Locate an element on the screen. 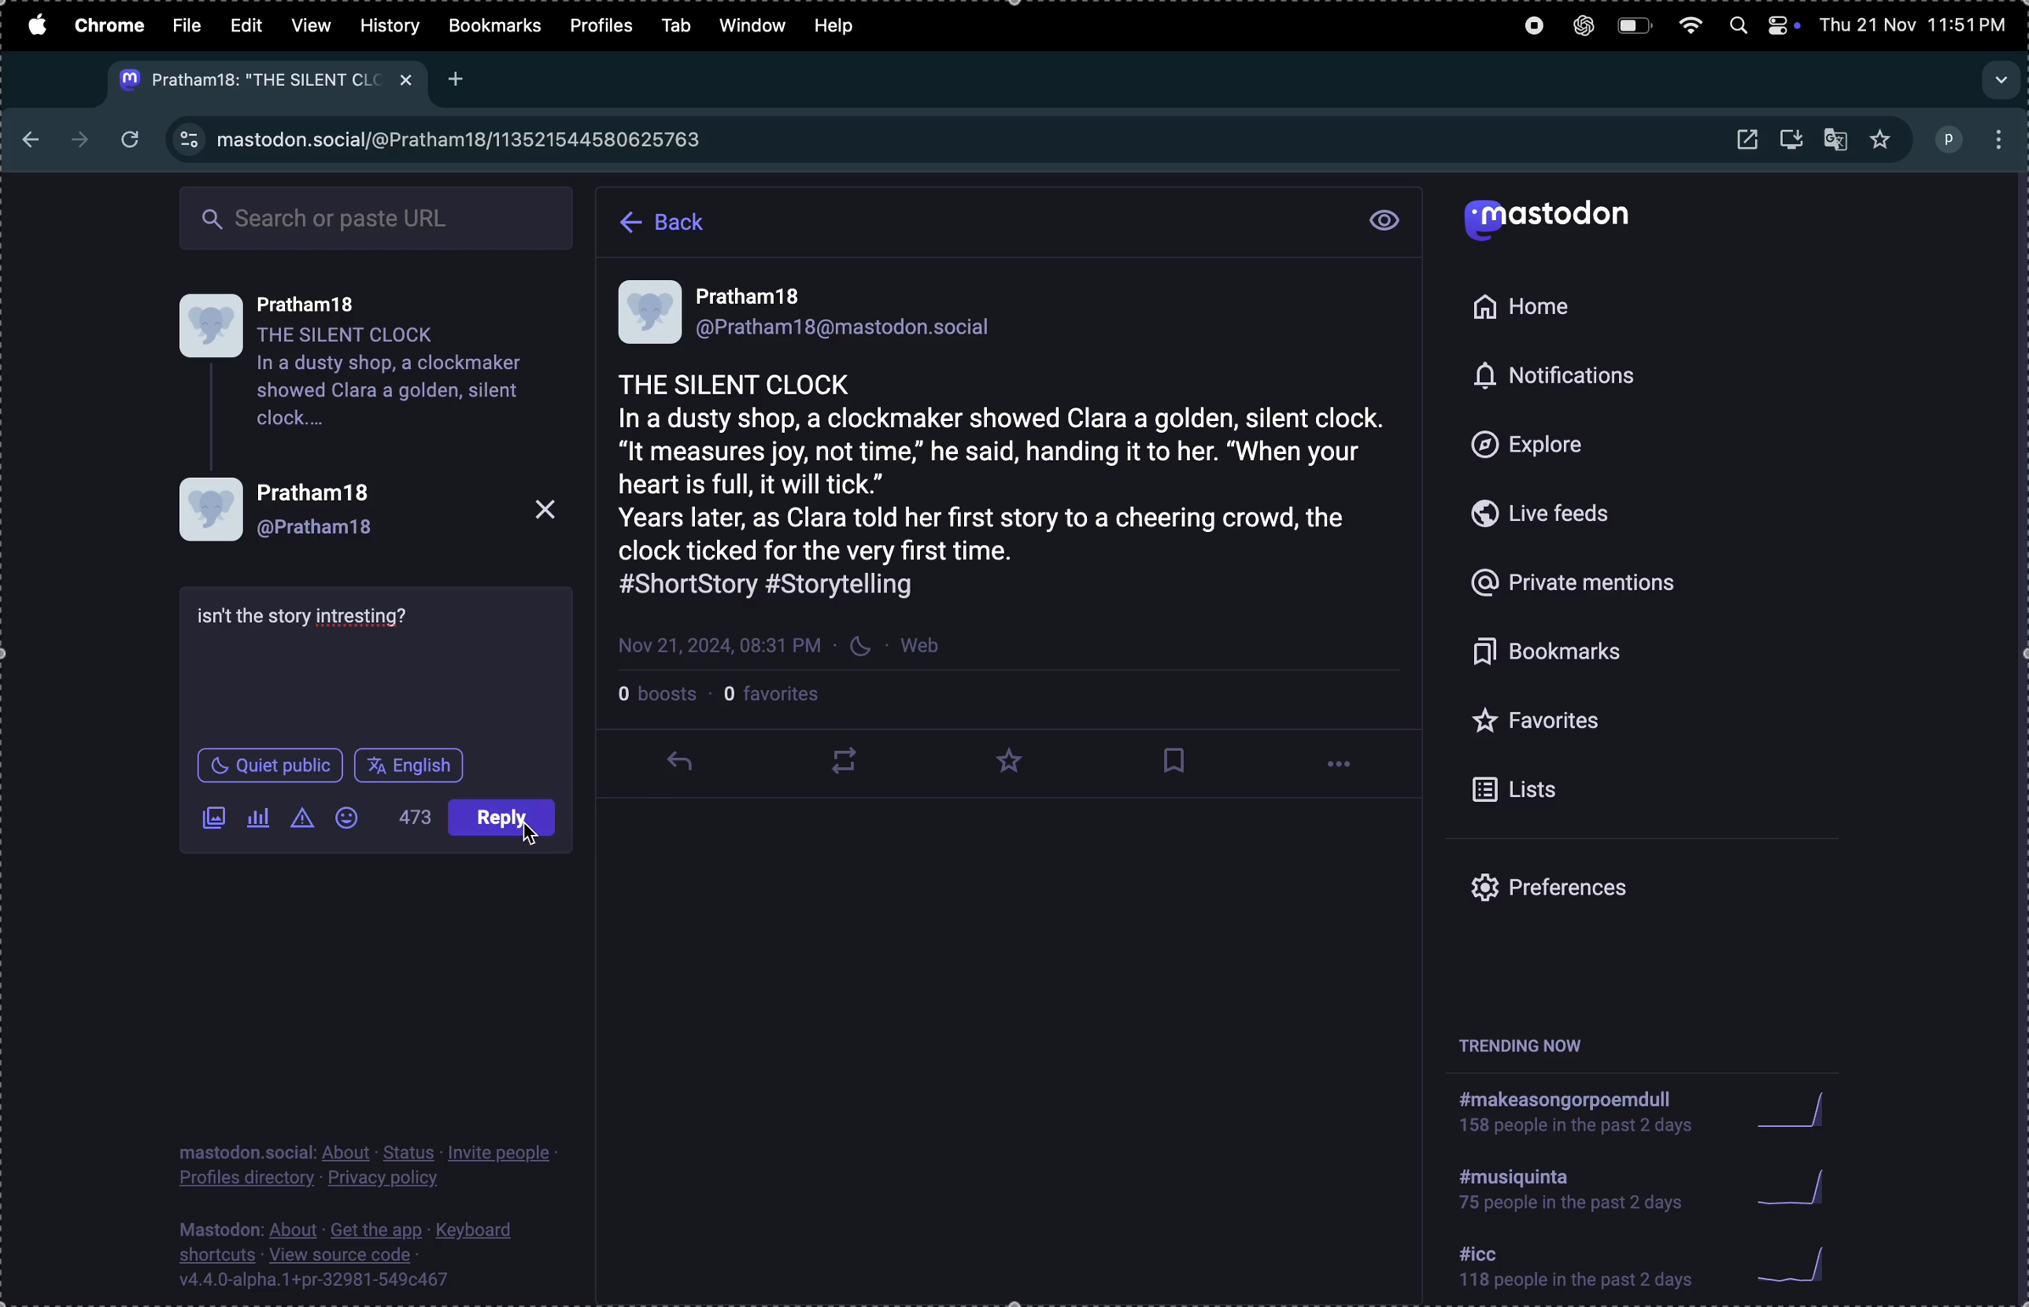 The height and width of the screenshot is (1307, 2029). cursor is located at coordinates (691, 780).